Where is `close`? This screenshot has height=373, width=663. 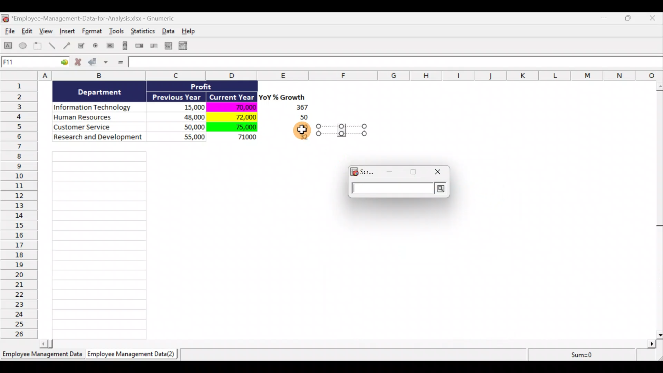 close is located at coordinates (438, 172).